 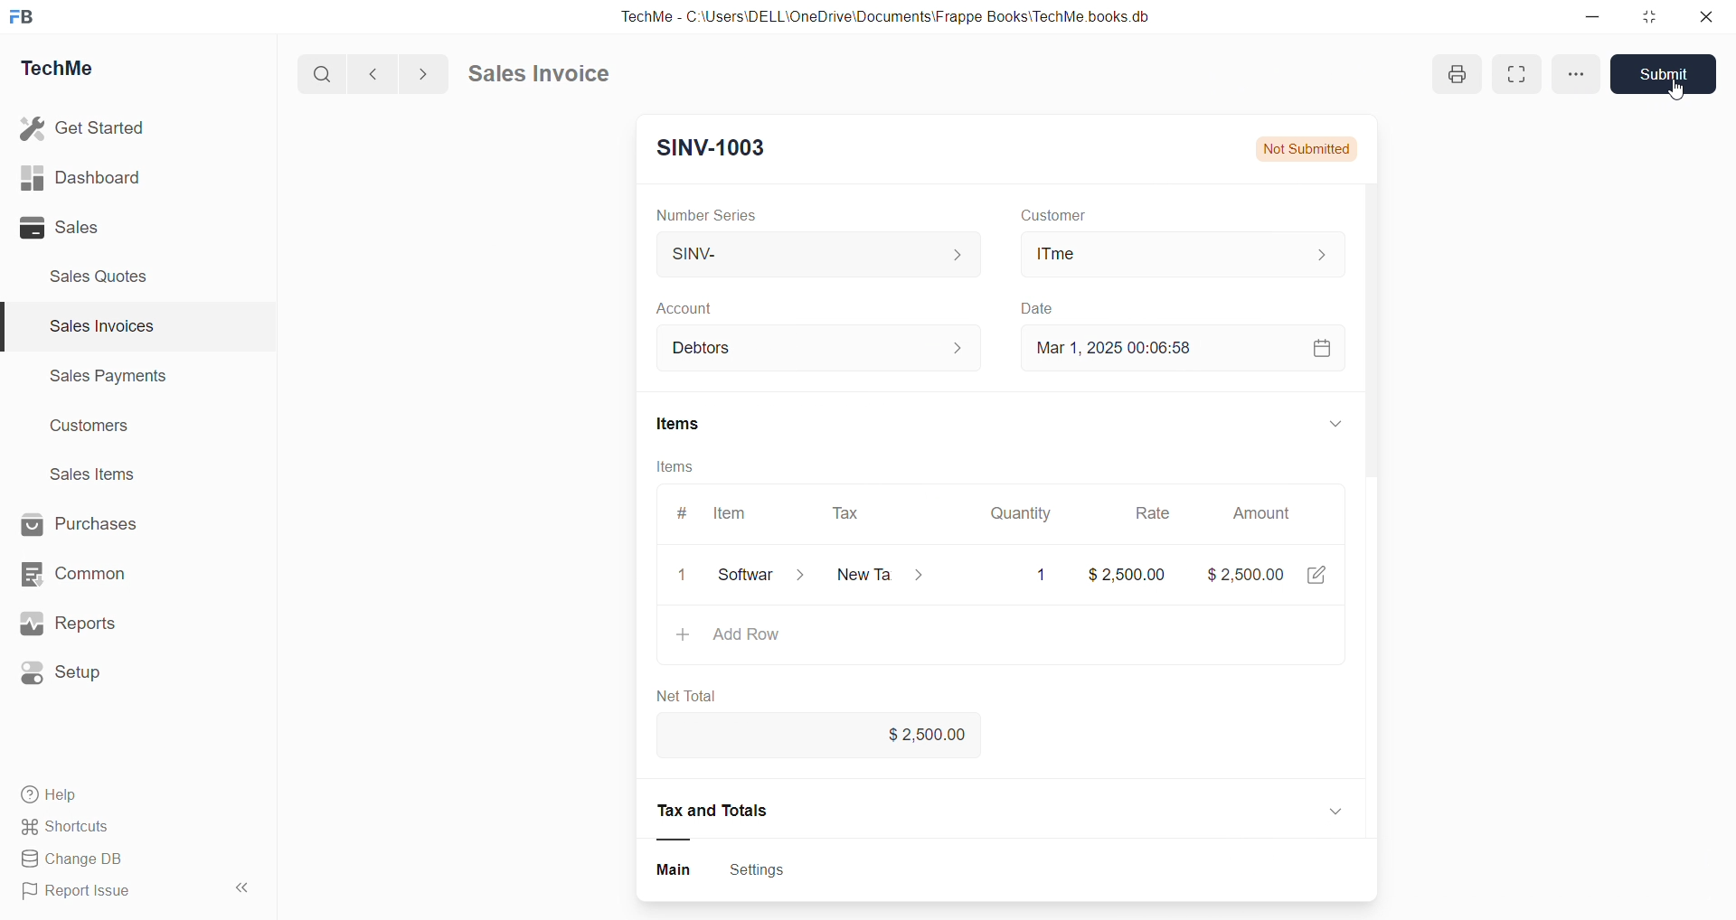 What do you see at coordinates (1276, 574) in the screenshot?
I see `$2,500.00 (4` at bounding box center [1276, 574].